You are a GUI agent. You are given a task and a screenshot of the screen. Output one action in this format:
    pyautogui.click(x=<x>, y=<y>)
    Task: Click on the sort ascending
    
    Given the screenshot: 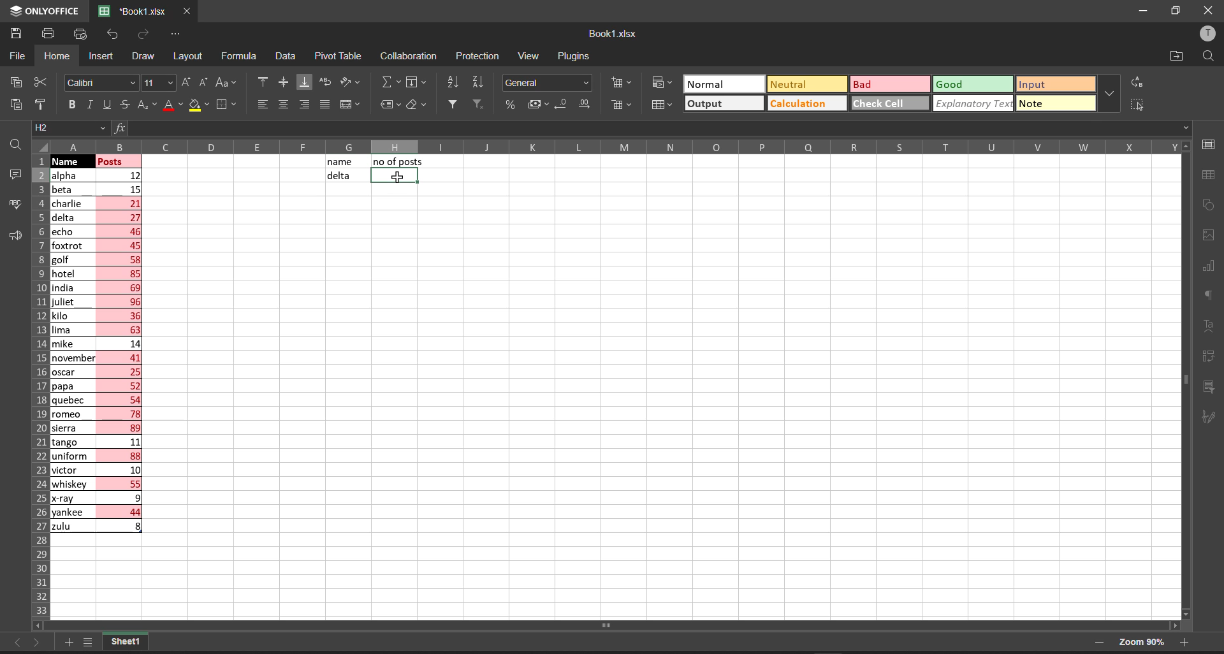 What is the action you would take?
    pyautogui.click(x=454, y=83)
    